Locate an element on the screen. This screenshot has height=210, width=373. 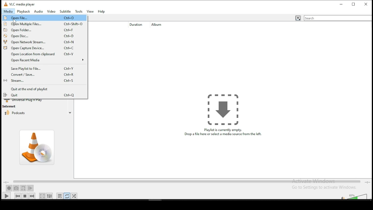
seek bar is located at coordinates (186, 182).